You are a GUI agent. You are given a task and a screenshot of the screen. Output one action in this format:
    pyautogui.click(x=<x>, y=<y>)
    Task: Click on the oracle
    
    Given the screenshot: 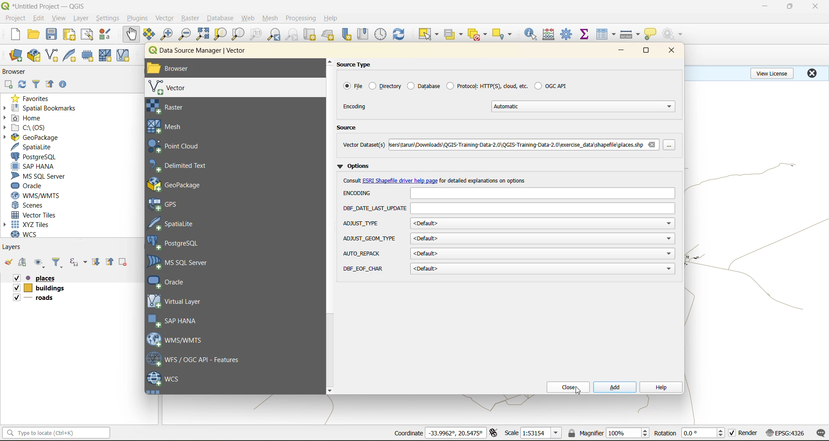 What is the action you would take?
    pyautogui.click(x=30, y=186)
    